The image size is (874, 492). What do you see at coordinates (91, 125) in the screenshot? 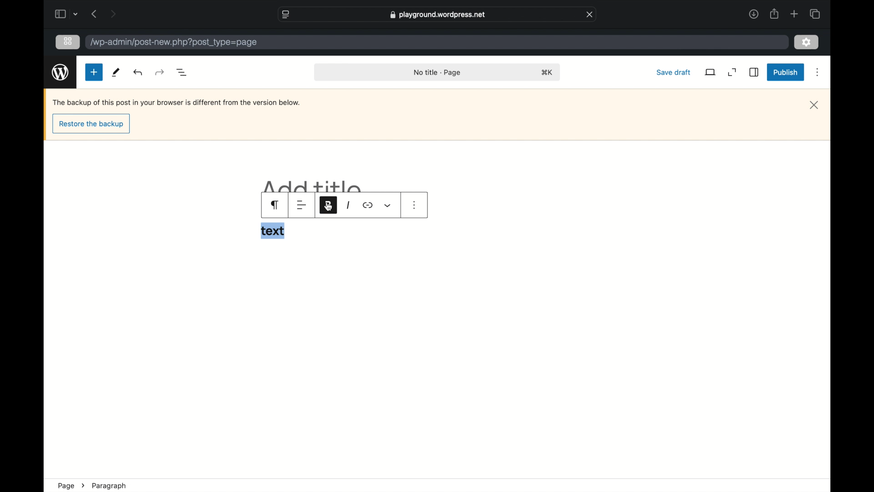
I see `restore the backup` at bounding box center [91, 125].